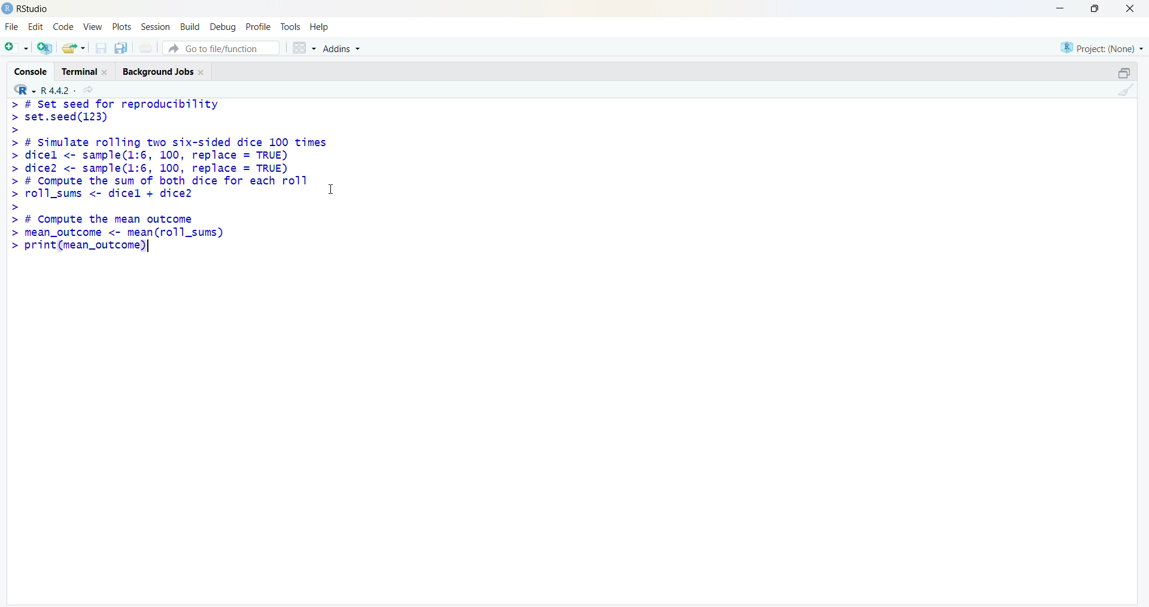 The height and width of the screenshot is (607, 1149). I want to click on Background jobs, so click(157, 73).